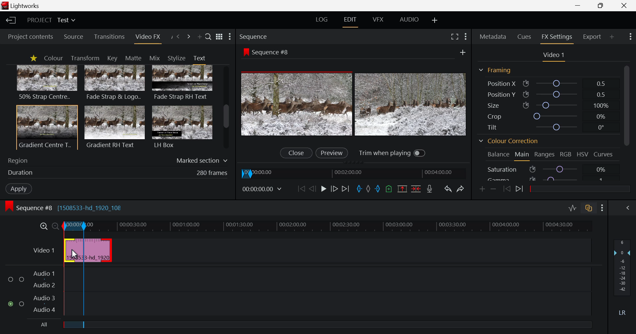  Describe the element at coordinates (113, 127) in the screenshot. I see `Gradient RH Text` at that location.